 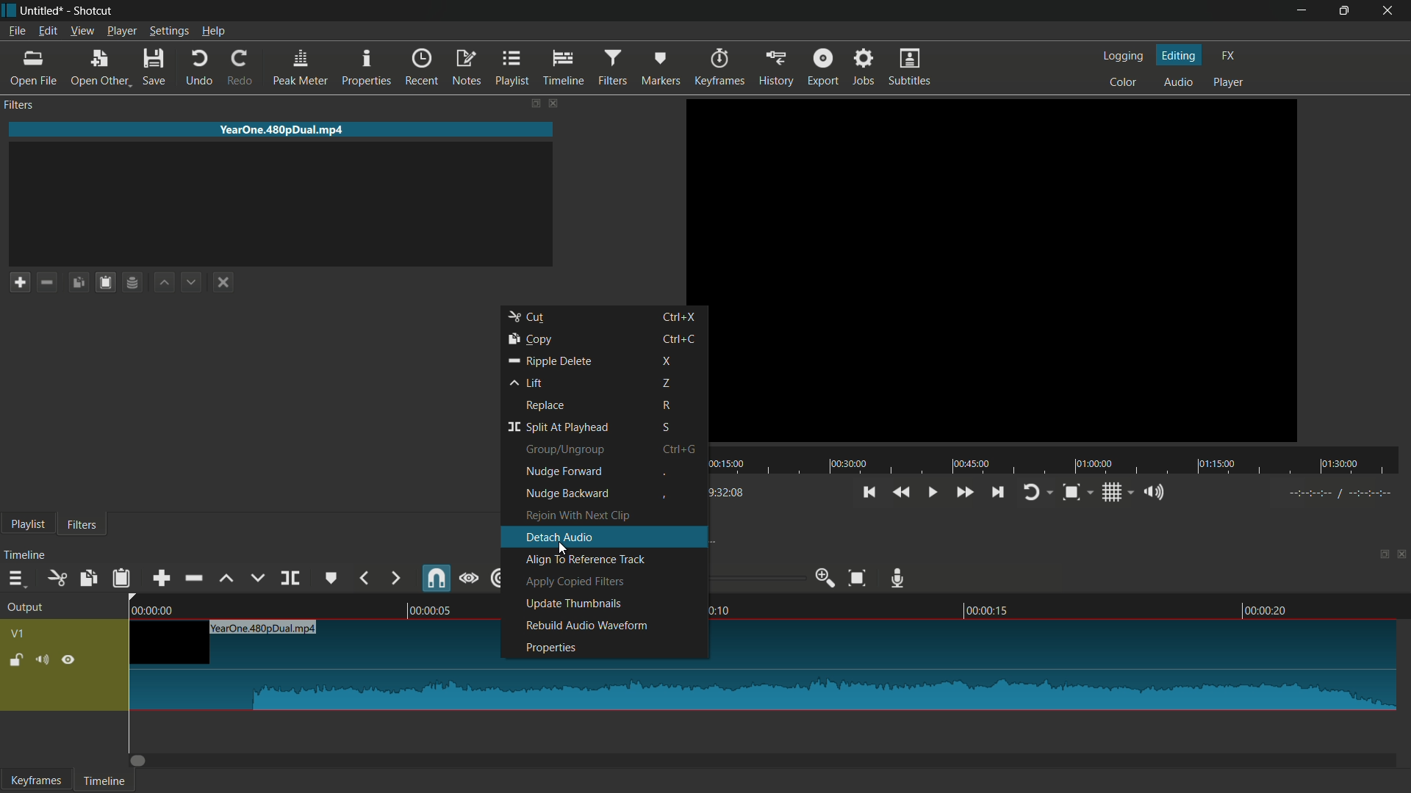 What do you see at coordinates (989, 610) in the screenshot?
I see `00:00:15` at bounding box center [989, 610].